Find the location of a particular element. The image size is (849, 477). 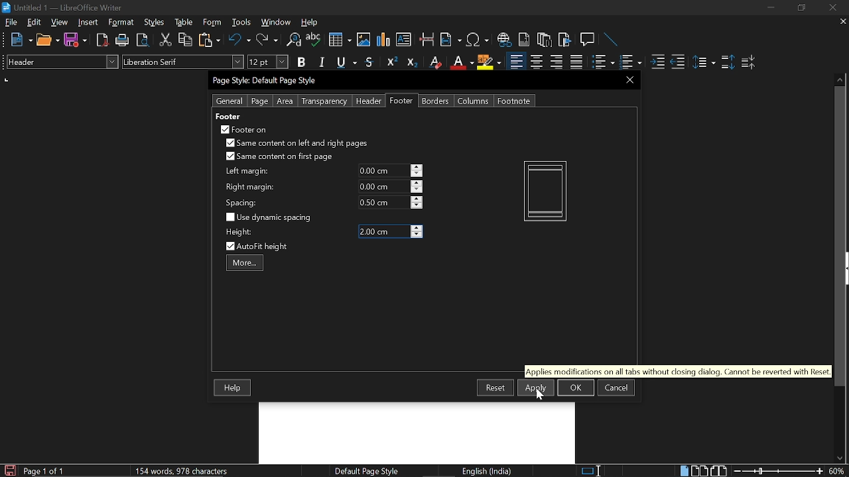

Resest is located at coordinates (495, 387).